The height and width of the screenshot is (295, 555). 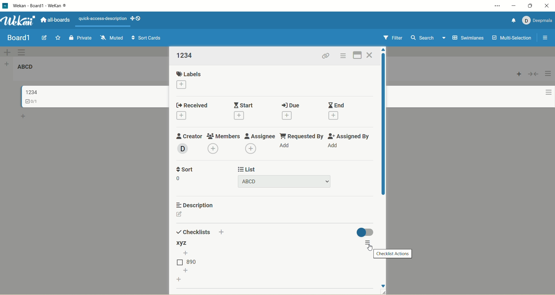 What do you see at coordinates (20, 39) in the screenshot?
I see `board1` at bounding box center [20, 39].